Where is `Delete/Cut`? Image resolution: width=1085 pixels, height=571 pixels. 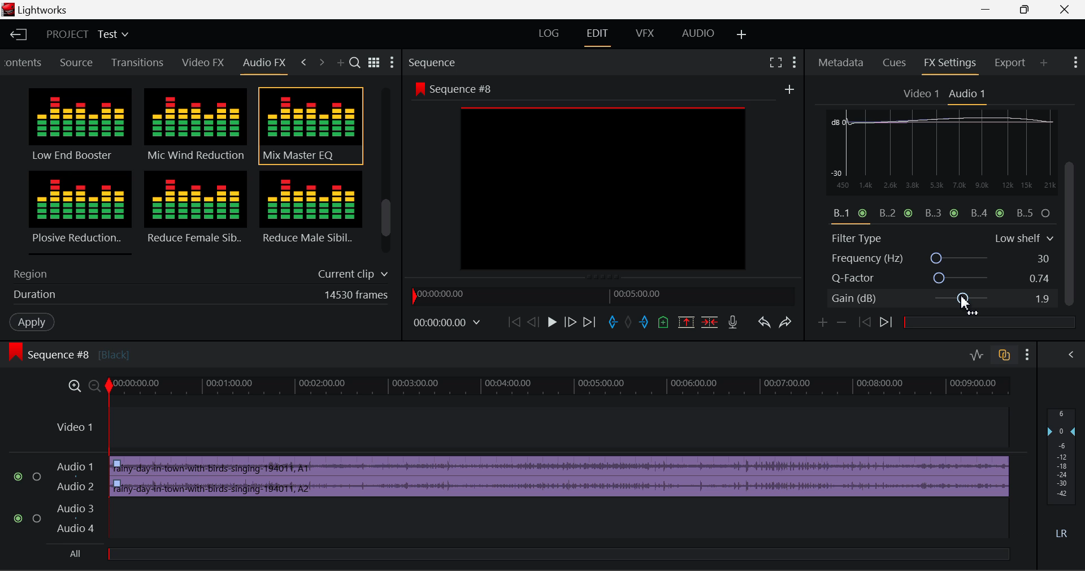
Delete/Cut is located at coordinates (711, 323).